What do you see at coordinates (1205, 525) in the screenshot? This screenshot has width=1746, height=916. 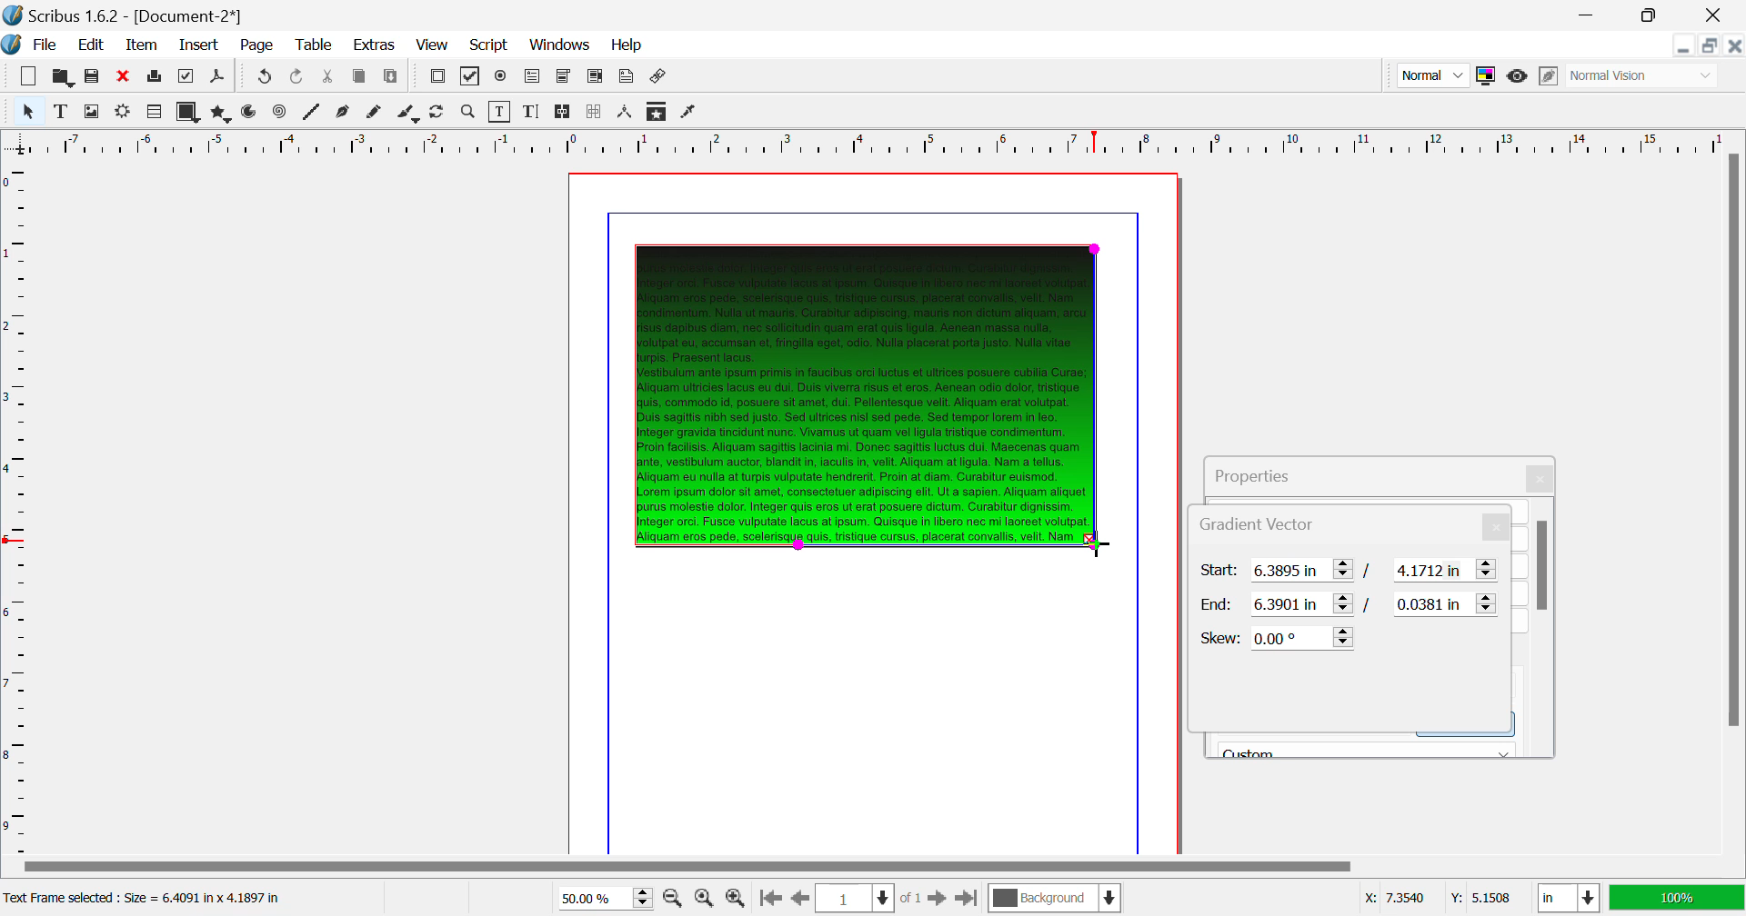 I see `Gradient Vector Tab Heading` at bounding box center [1205, 525].